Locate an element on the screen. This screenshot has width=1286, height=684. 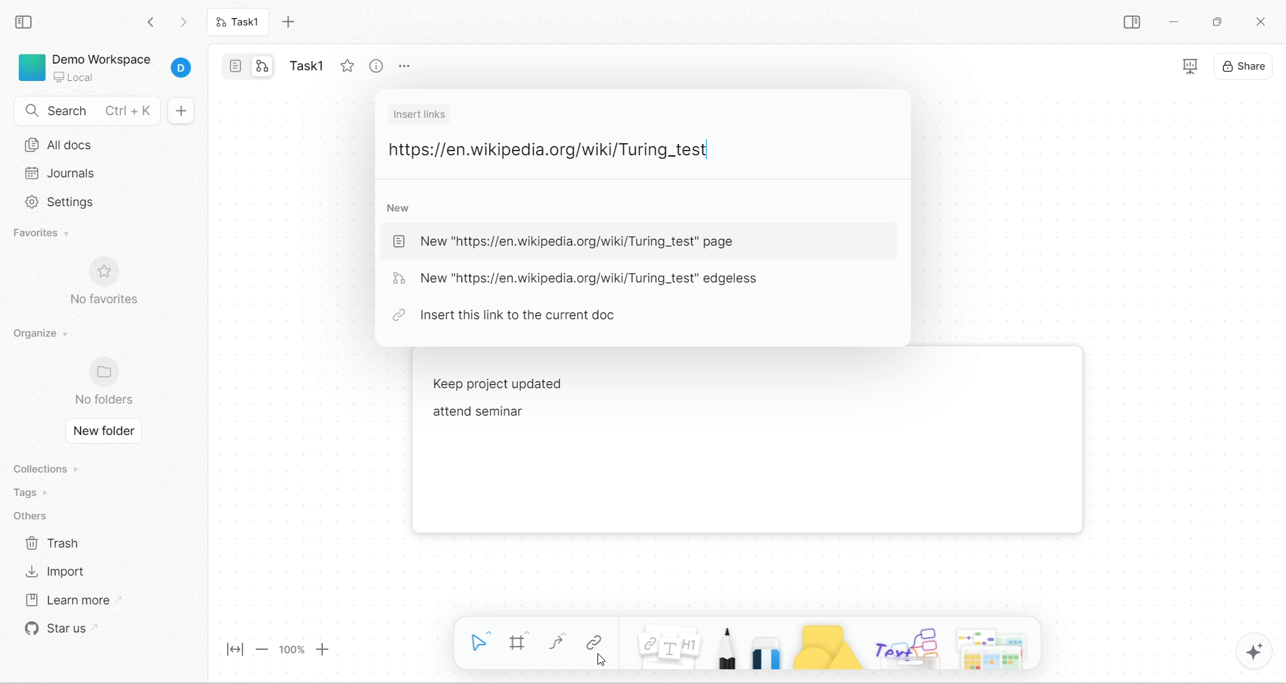
title is located at coordinates (305, 62).